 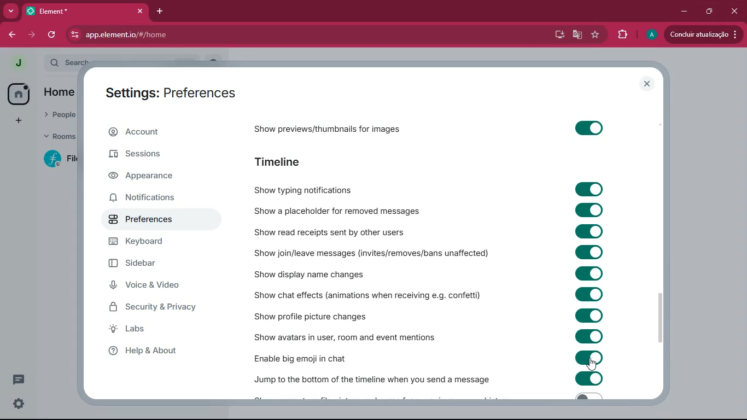 What do you see at coordinates (10, 34) in the screenshot?
I see `back` at bounding box center [10, 34].